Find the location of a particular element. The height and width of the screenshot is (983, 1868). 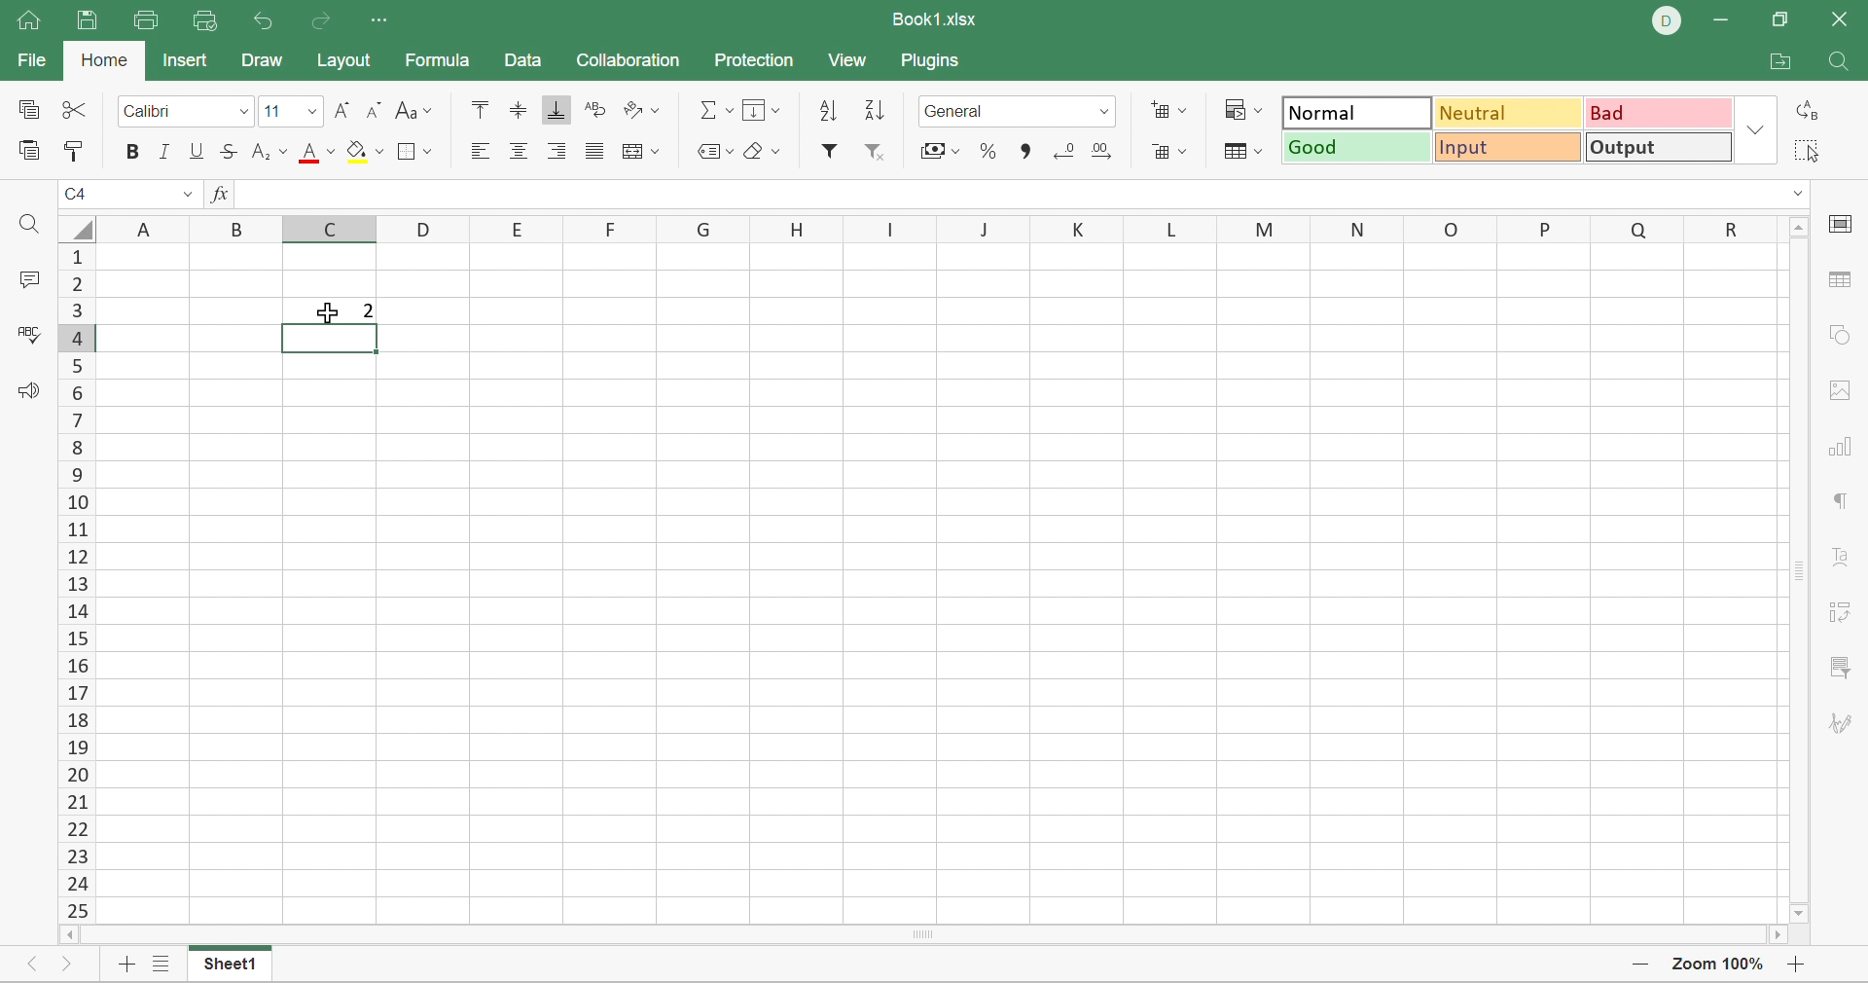

FX is located at coordinates (224, 196).